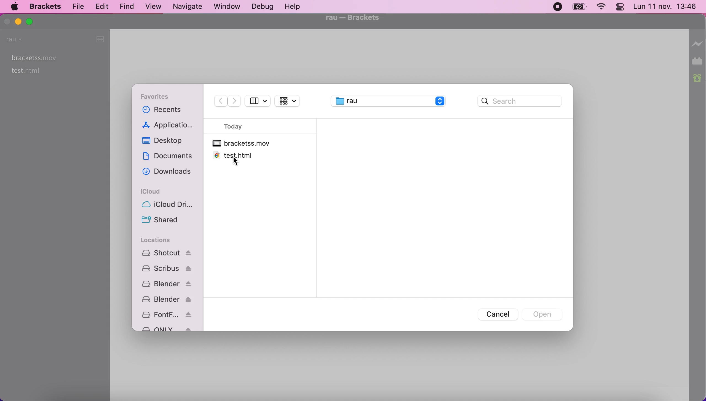  What do you see at coordinates (18, 21) in the screenshot?
I see `minimize` at bounding box center [18, 21].